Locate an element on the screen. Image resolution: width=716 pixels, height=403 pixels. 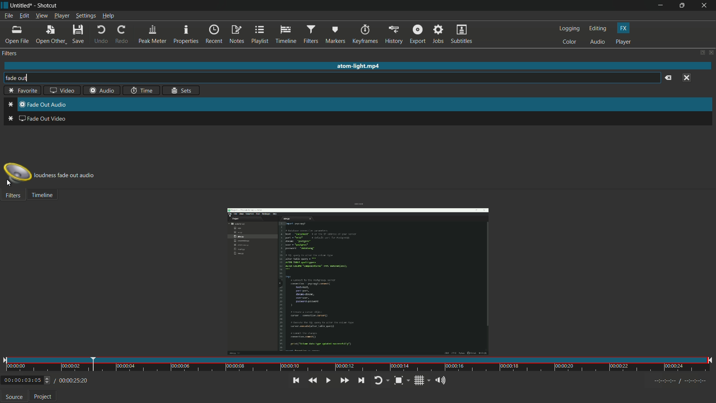
filters is located at coordinates (311, 34).